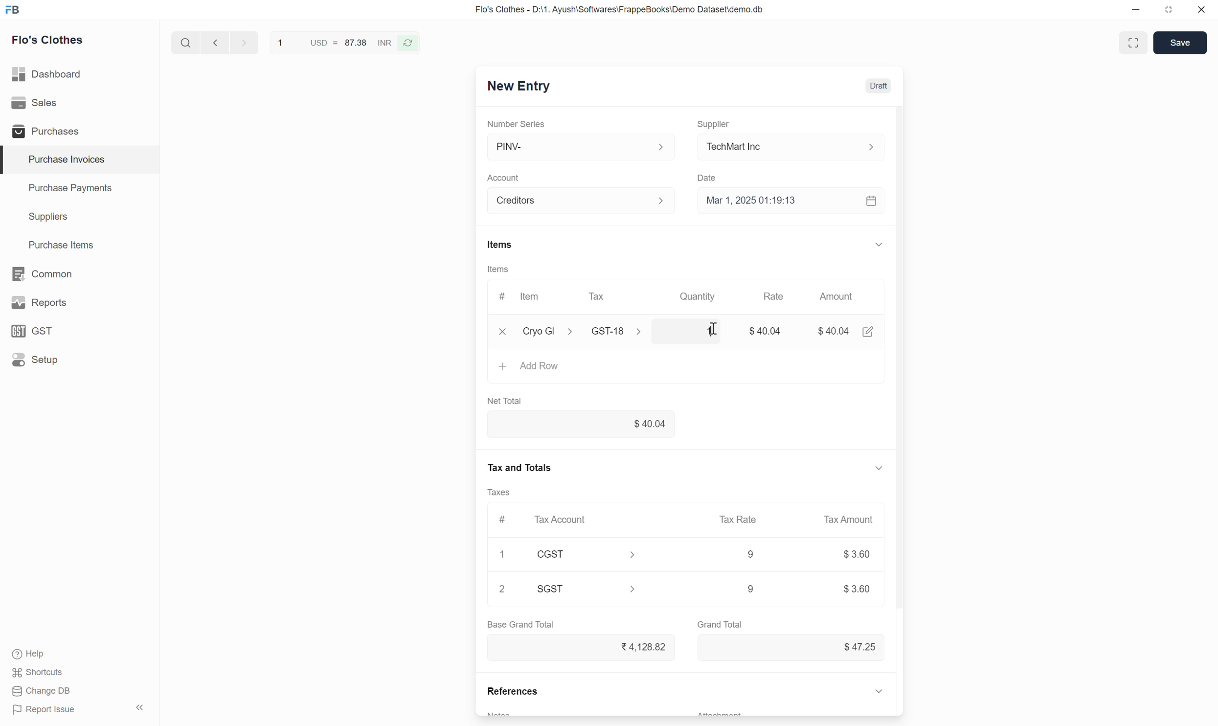 This screenshot has height=726, width=1218. Describe the element at coordinates (768, 331) in the screenshot. I see `$40.04` at that location.